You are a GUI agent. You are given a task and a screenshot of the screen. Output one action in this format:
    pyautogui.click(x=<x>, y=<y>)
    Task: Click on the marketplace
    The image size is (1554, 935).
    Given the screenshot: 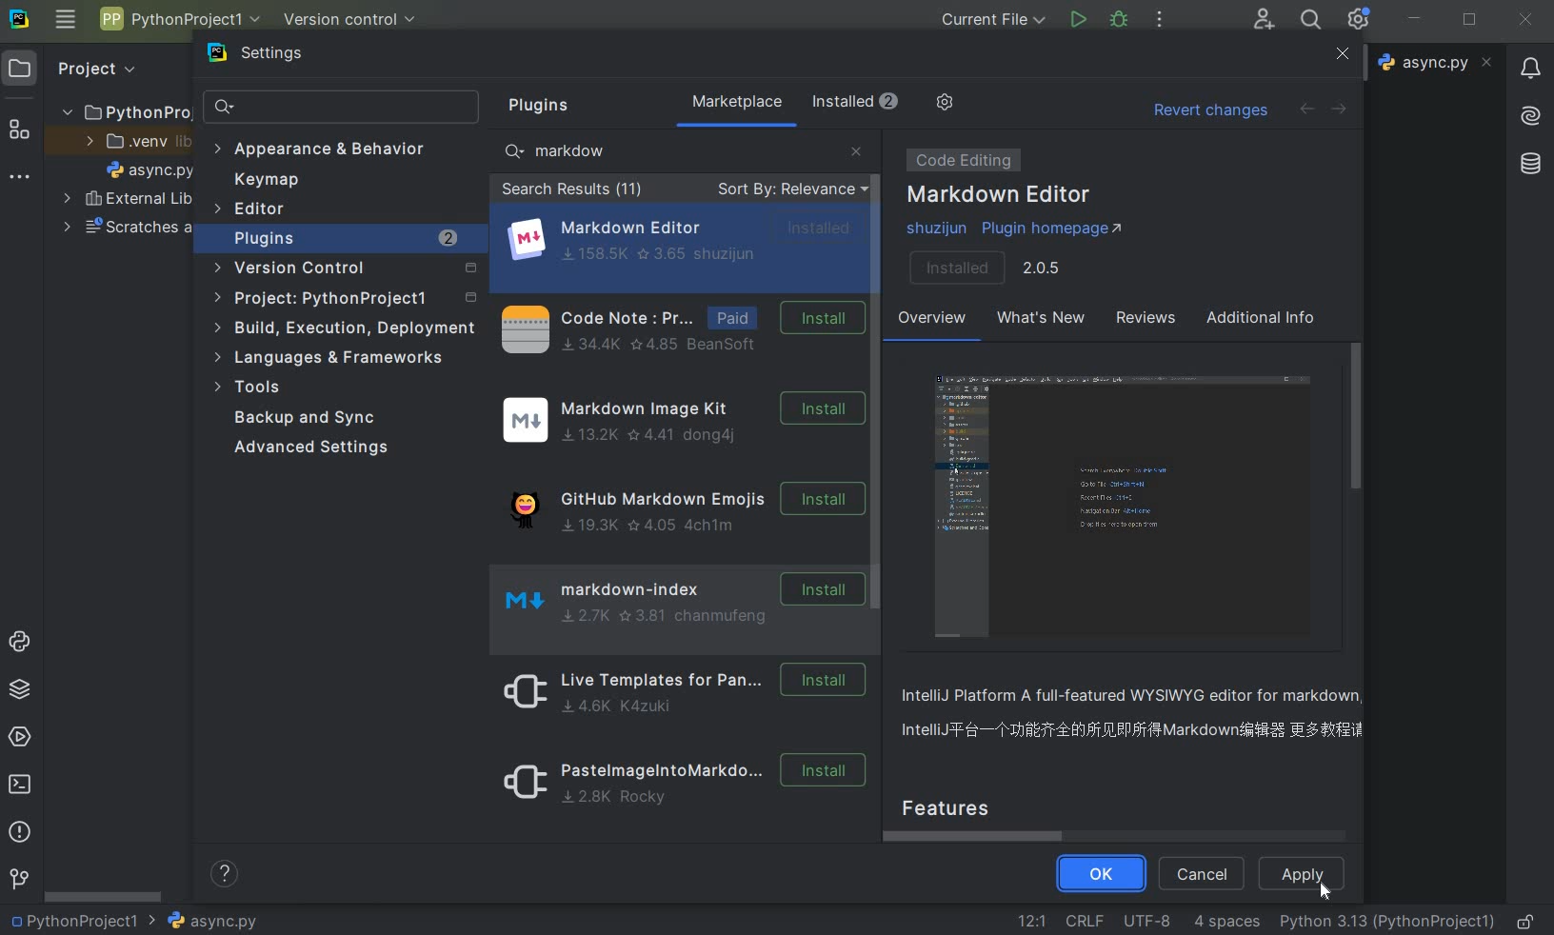 What is the action you would take?
    pyautogui.click(x=738, y=102)
    